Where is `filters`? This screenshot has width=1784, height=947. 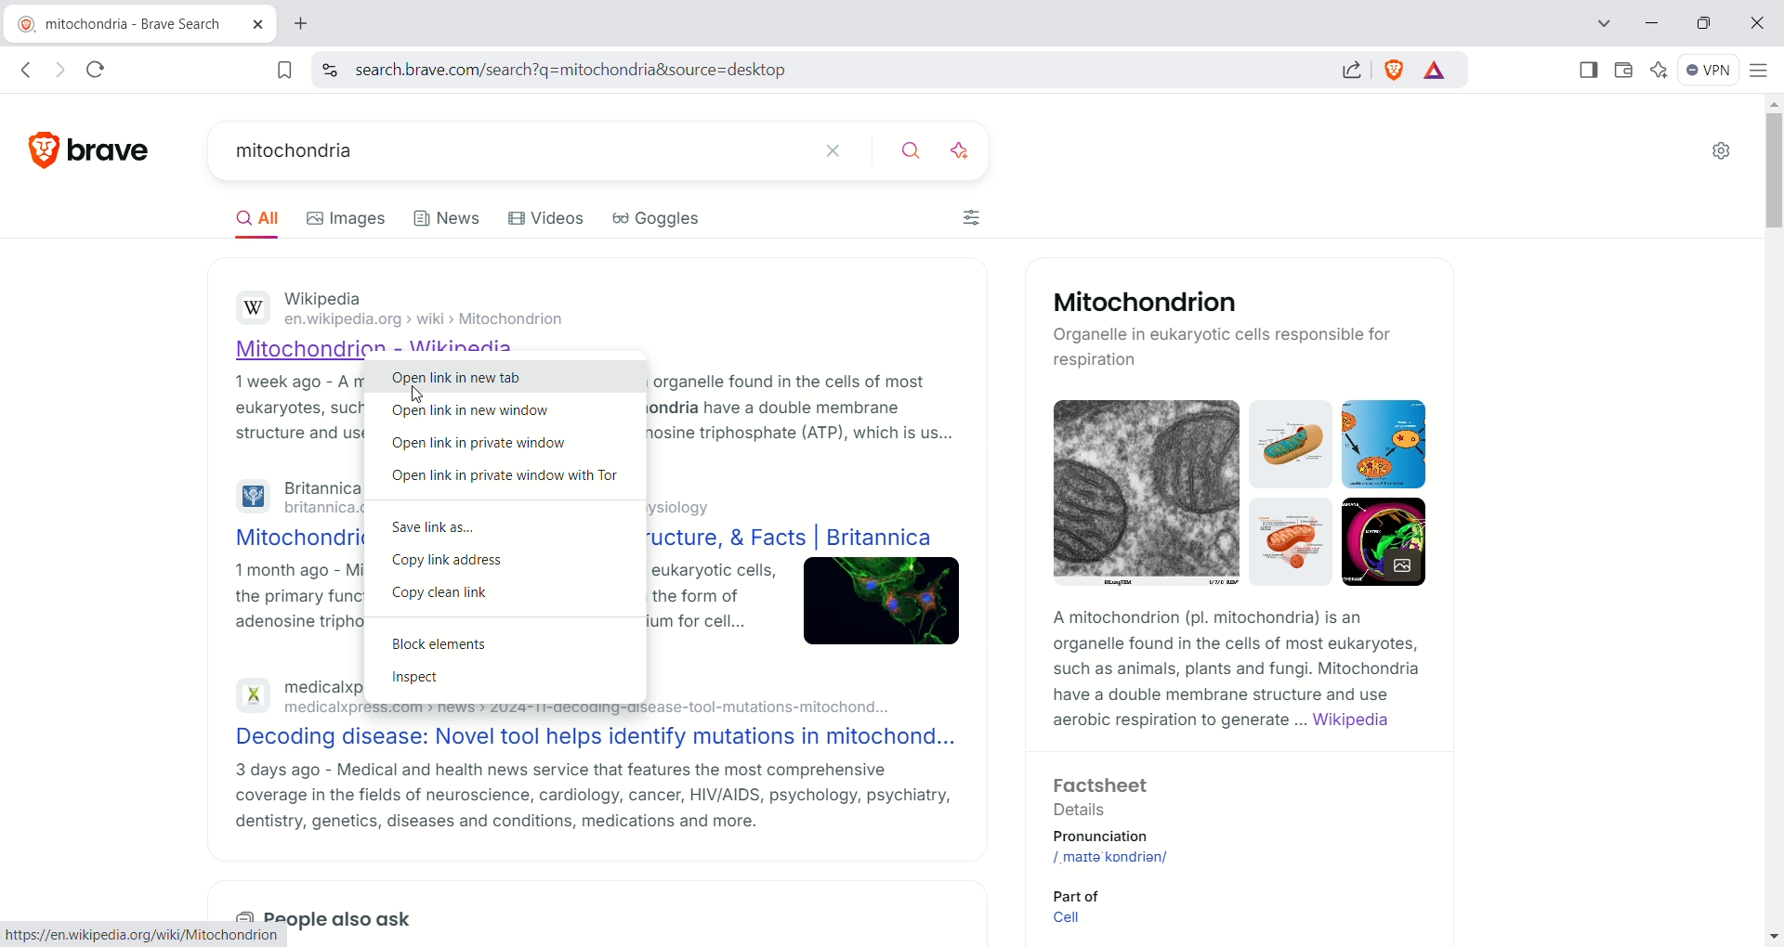
filters is located at coordinates (975, 220).